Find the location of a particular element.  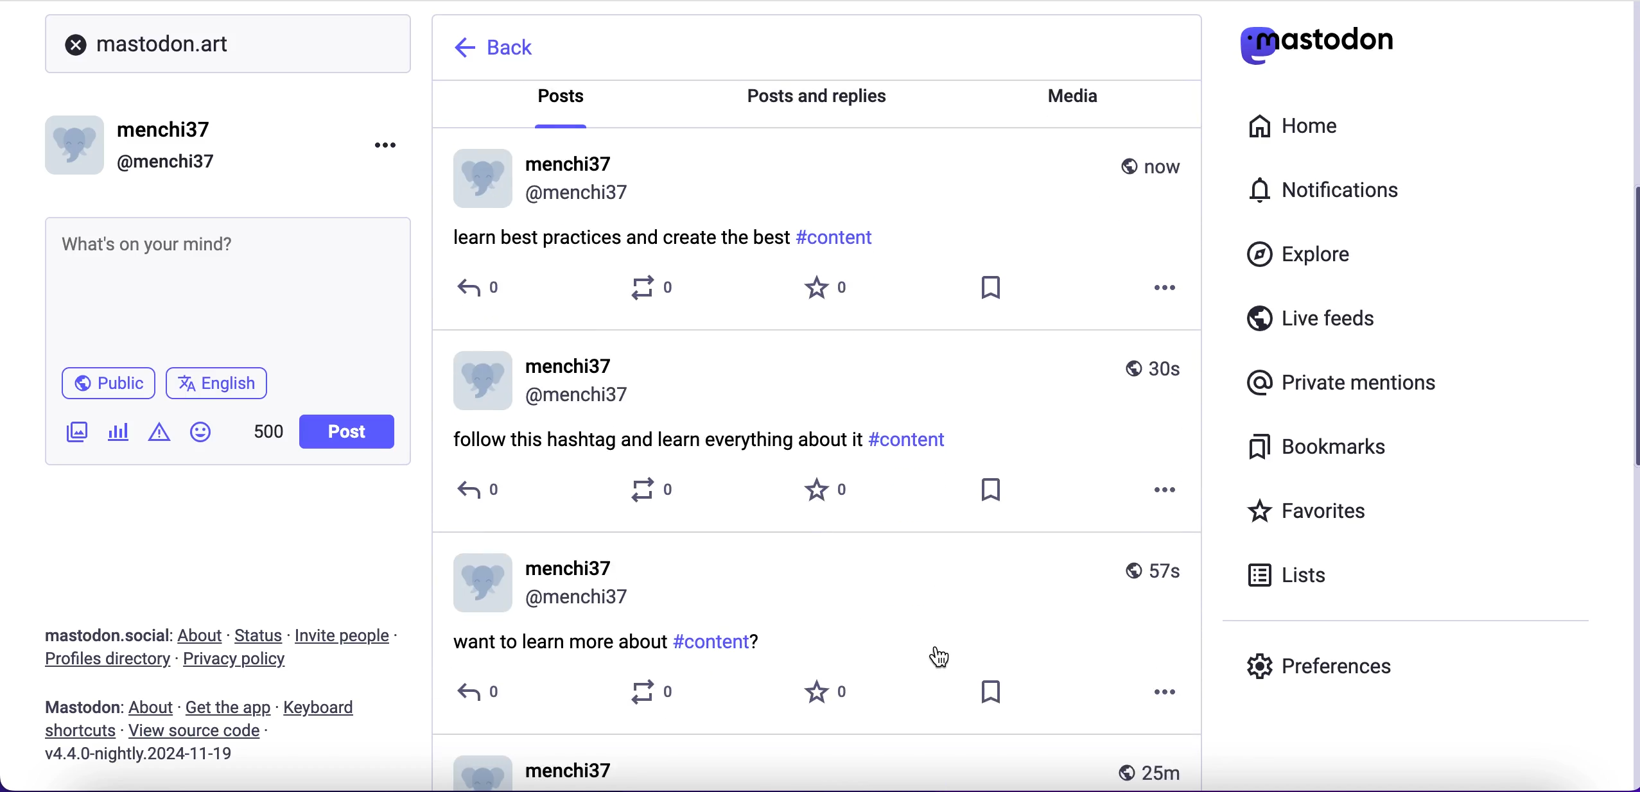

post is located at coordinates (345, 432).